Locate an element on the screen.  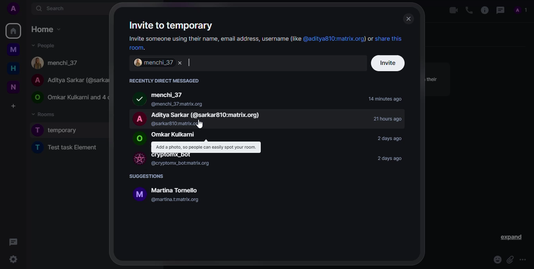
create a space is located at coordinates (13, 106).